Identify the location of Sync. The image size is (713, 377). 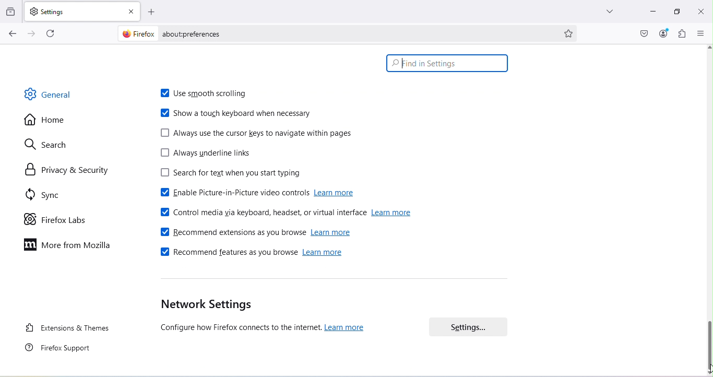
(42, 192).